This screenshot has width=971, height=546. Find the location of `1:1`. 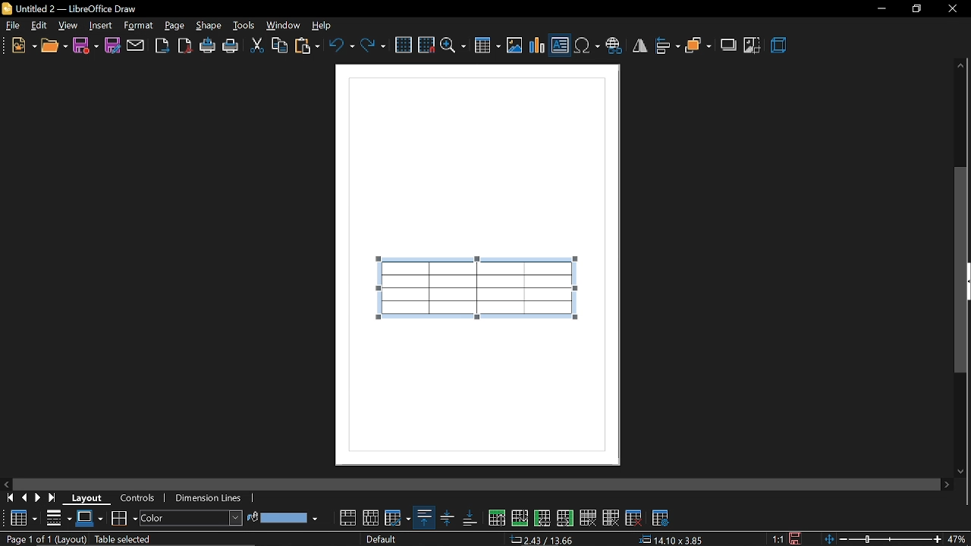

1:1 is located at coordinates (777, 539).